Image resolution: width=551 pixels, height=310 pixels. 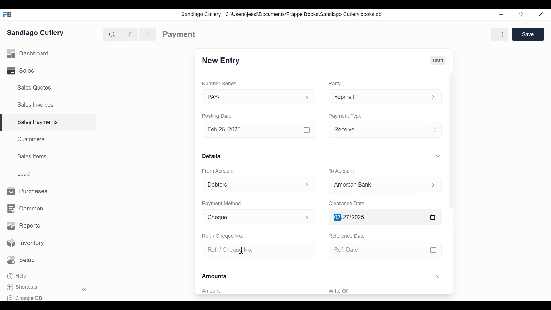 I want to click on Expand, so click(x=307, y=217).